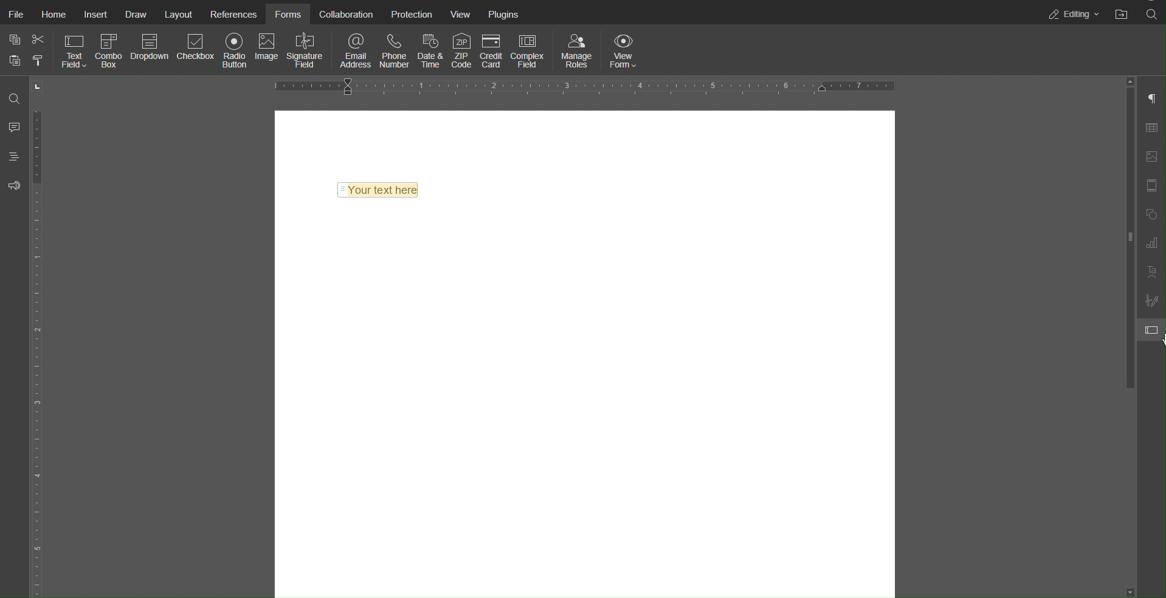  I want to click on Date & Time, so click(429, 50).